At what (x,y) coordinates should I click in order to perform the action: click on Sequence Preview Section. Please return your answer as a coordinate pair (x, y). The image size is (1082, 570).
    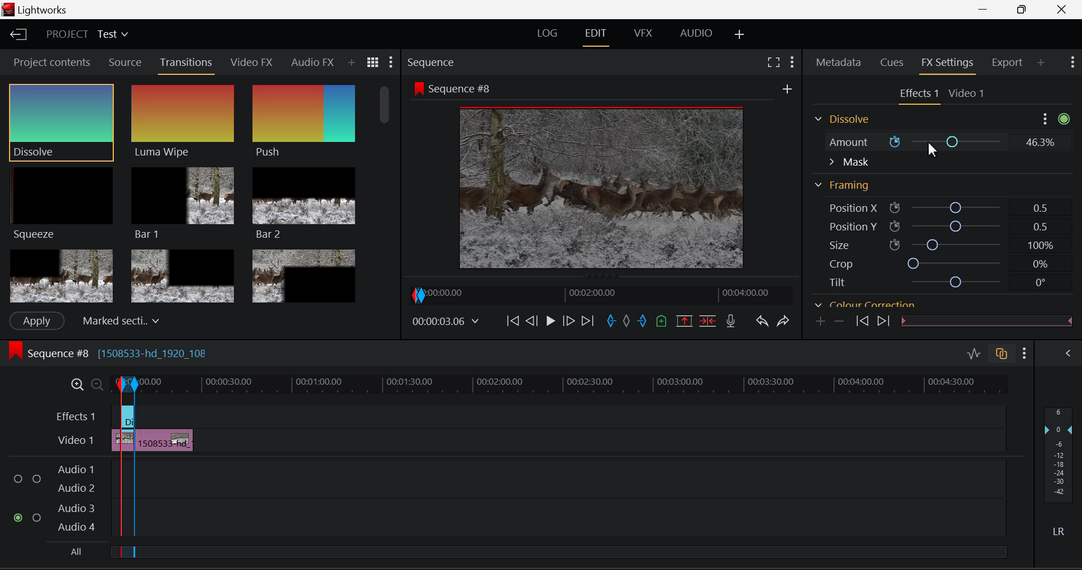
    Looking at the image, I should click on (433, 63).